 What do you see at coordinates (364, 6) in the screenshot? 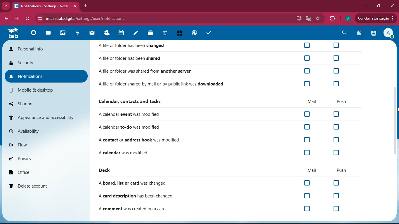
I see `minimize` at bounding box center [364, 6].